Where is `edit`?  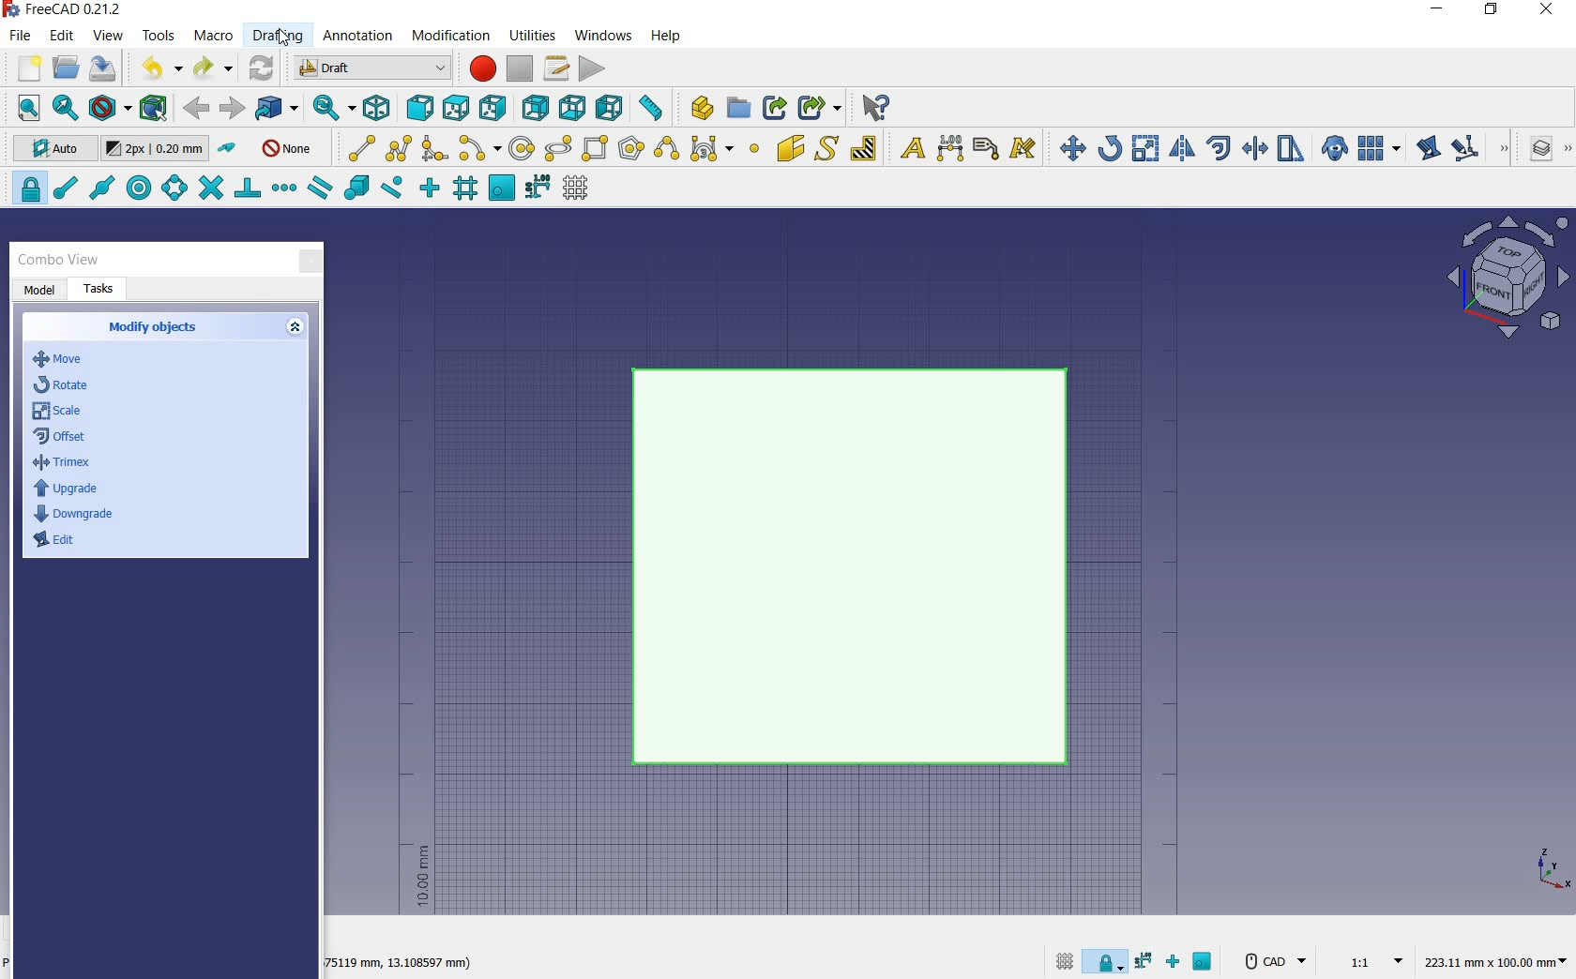 edit is located at coordinates (1427, 150).